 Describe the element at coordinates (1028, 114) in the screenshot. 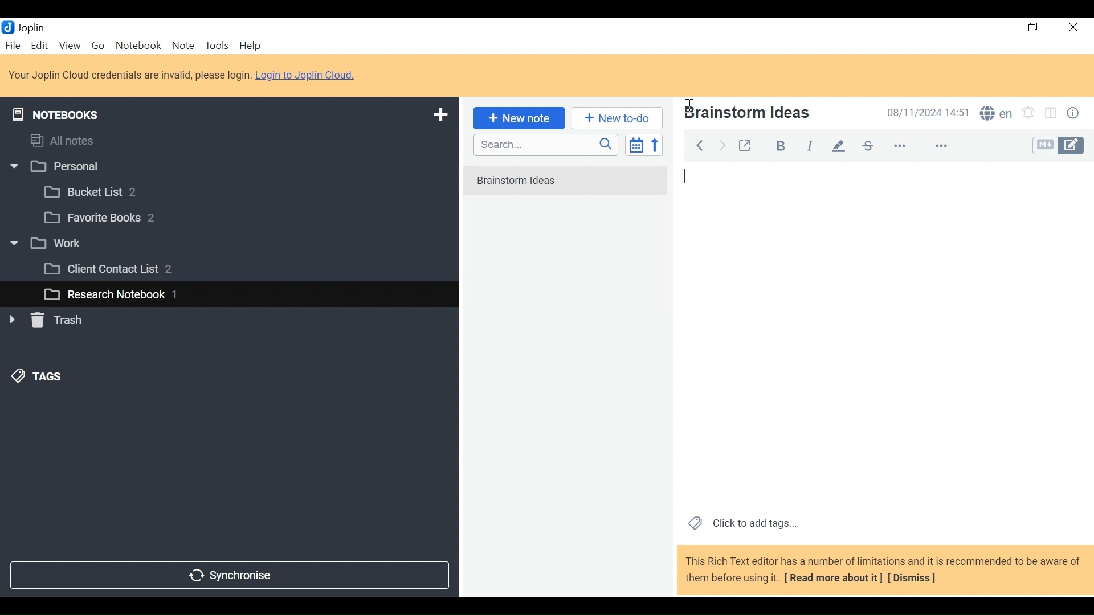

I see `Set alarm` at that location.